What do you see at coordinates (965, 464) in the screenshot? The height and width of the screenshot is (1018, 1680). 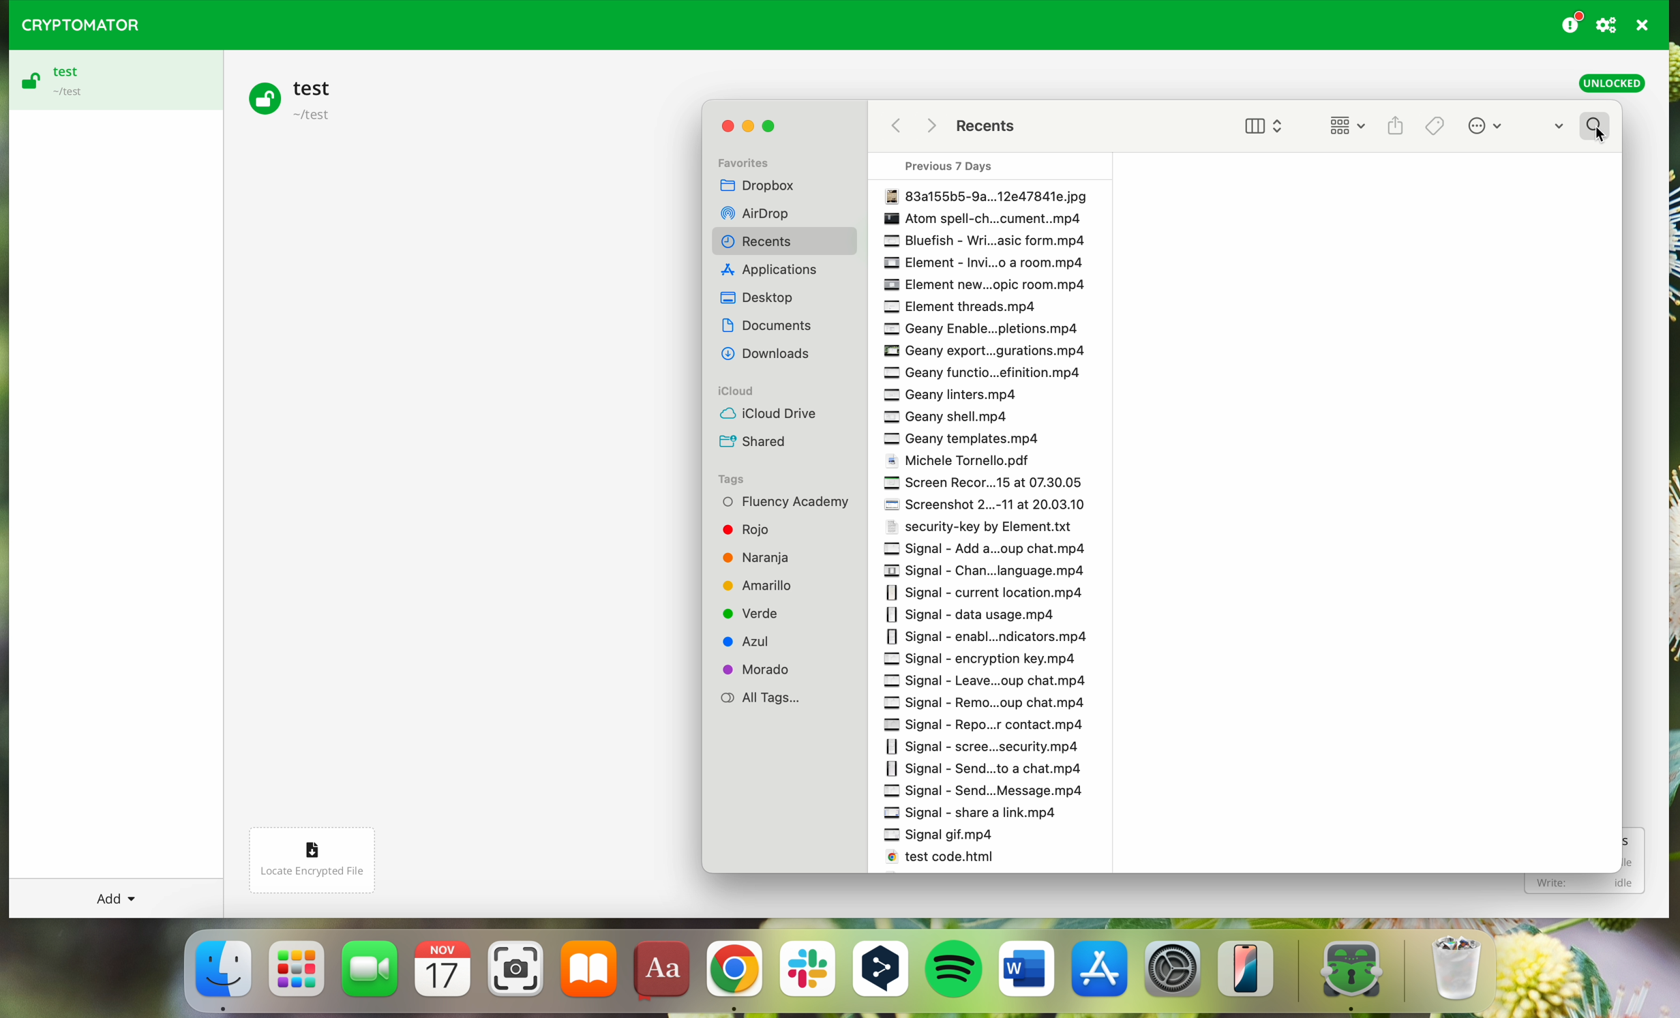 I see `Michele Tortello` at bounding box center [965, 464].